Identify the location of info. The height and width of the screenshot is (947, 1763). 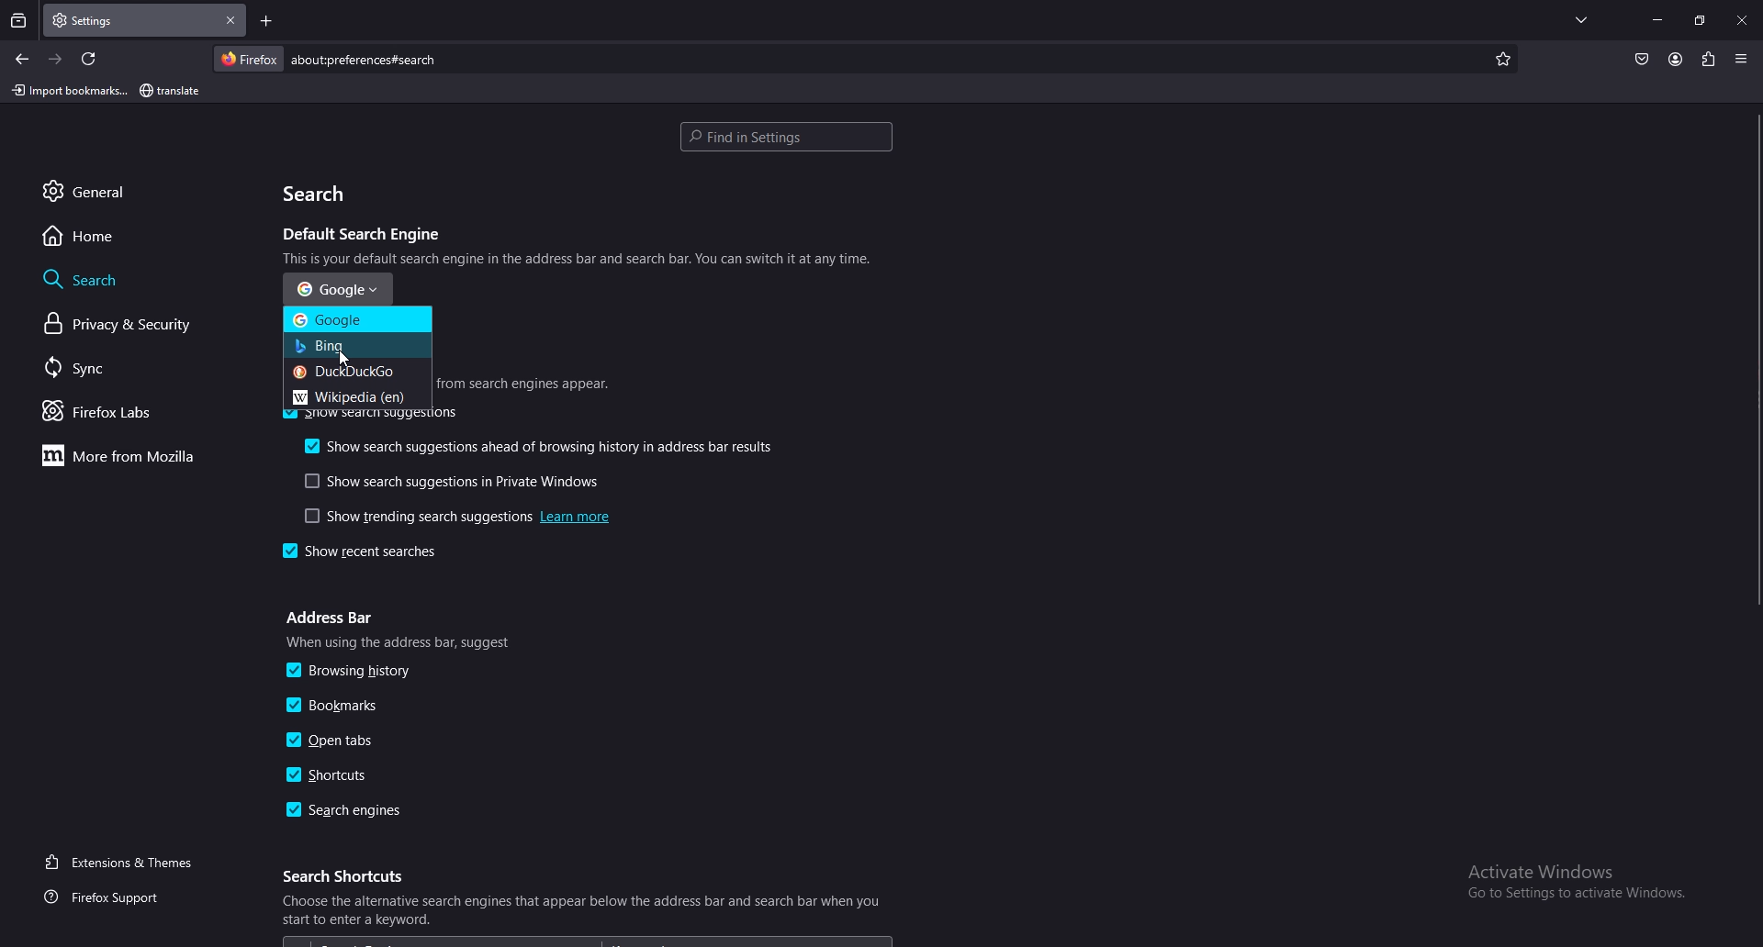
(578, 919).